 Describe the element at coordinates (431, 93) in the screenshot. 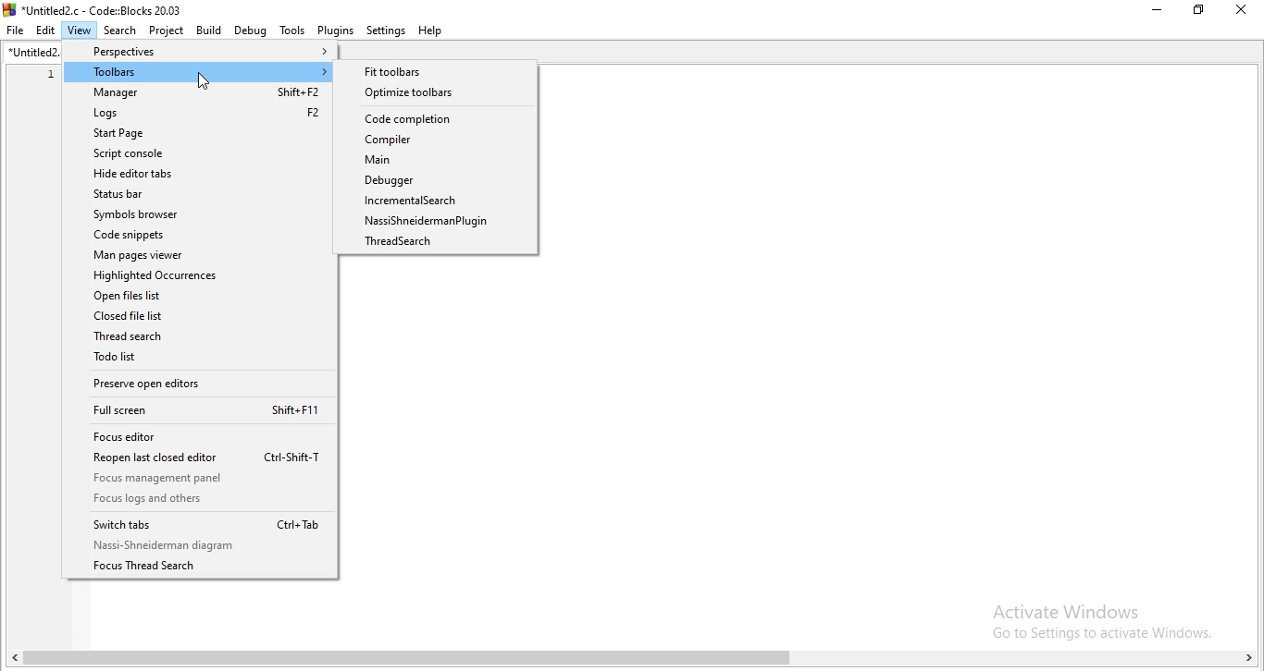

I see `Optimize toolbars` at that location.